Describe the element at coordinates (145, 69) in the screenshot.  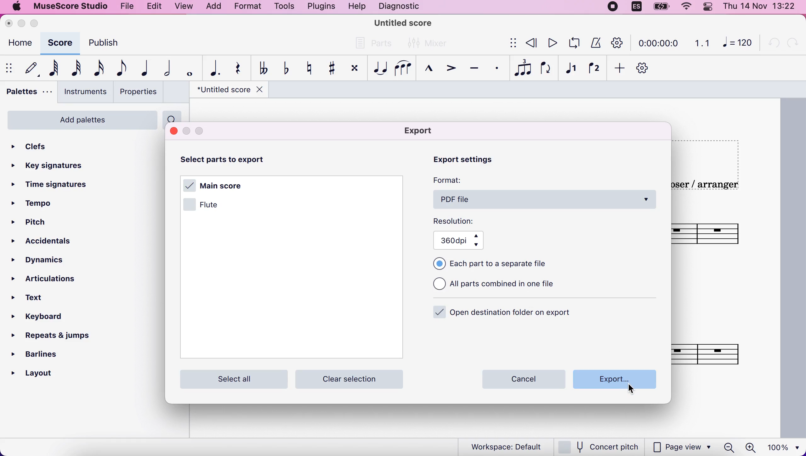
I see `quarter note` at that location.